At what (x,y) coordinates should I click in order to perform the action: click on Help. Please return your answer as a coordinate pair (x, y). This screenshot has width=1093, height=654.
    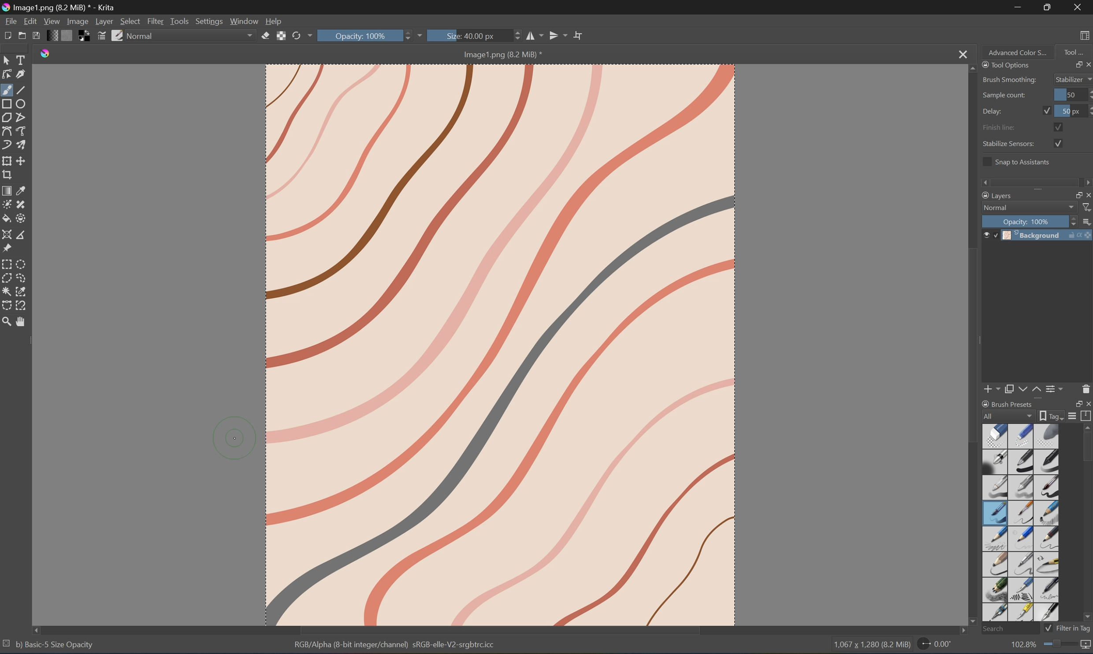
    Looking at the image, I should click on (276, 22).